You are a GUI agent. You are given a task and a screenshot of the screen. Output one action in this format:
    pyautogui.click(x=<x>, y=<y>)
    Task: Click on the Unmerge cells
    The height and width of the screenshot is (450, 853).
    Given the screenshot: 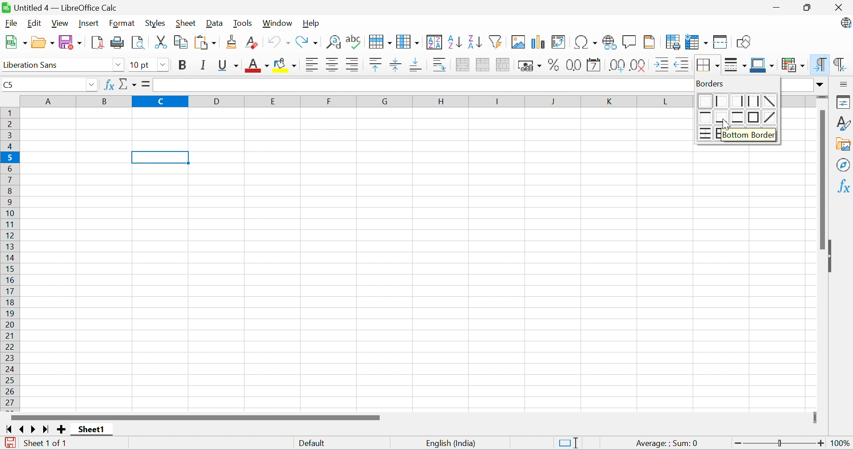 What is the action you would take?
    pyautogui.click(x=503, y=64)
    